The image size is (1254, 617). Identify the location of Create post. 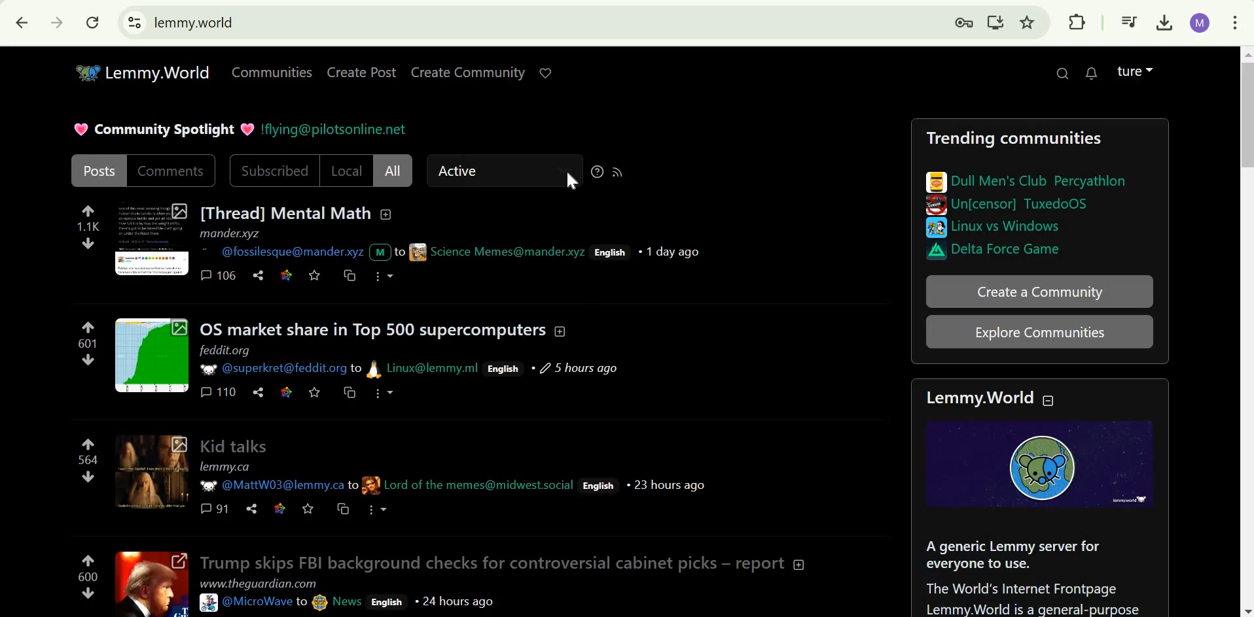
(362, 73).